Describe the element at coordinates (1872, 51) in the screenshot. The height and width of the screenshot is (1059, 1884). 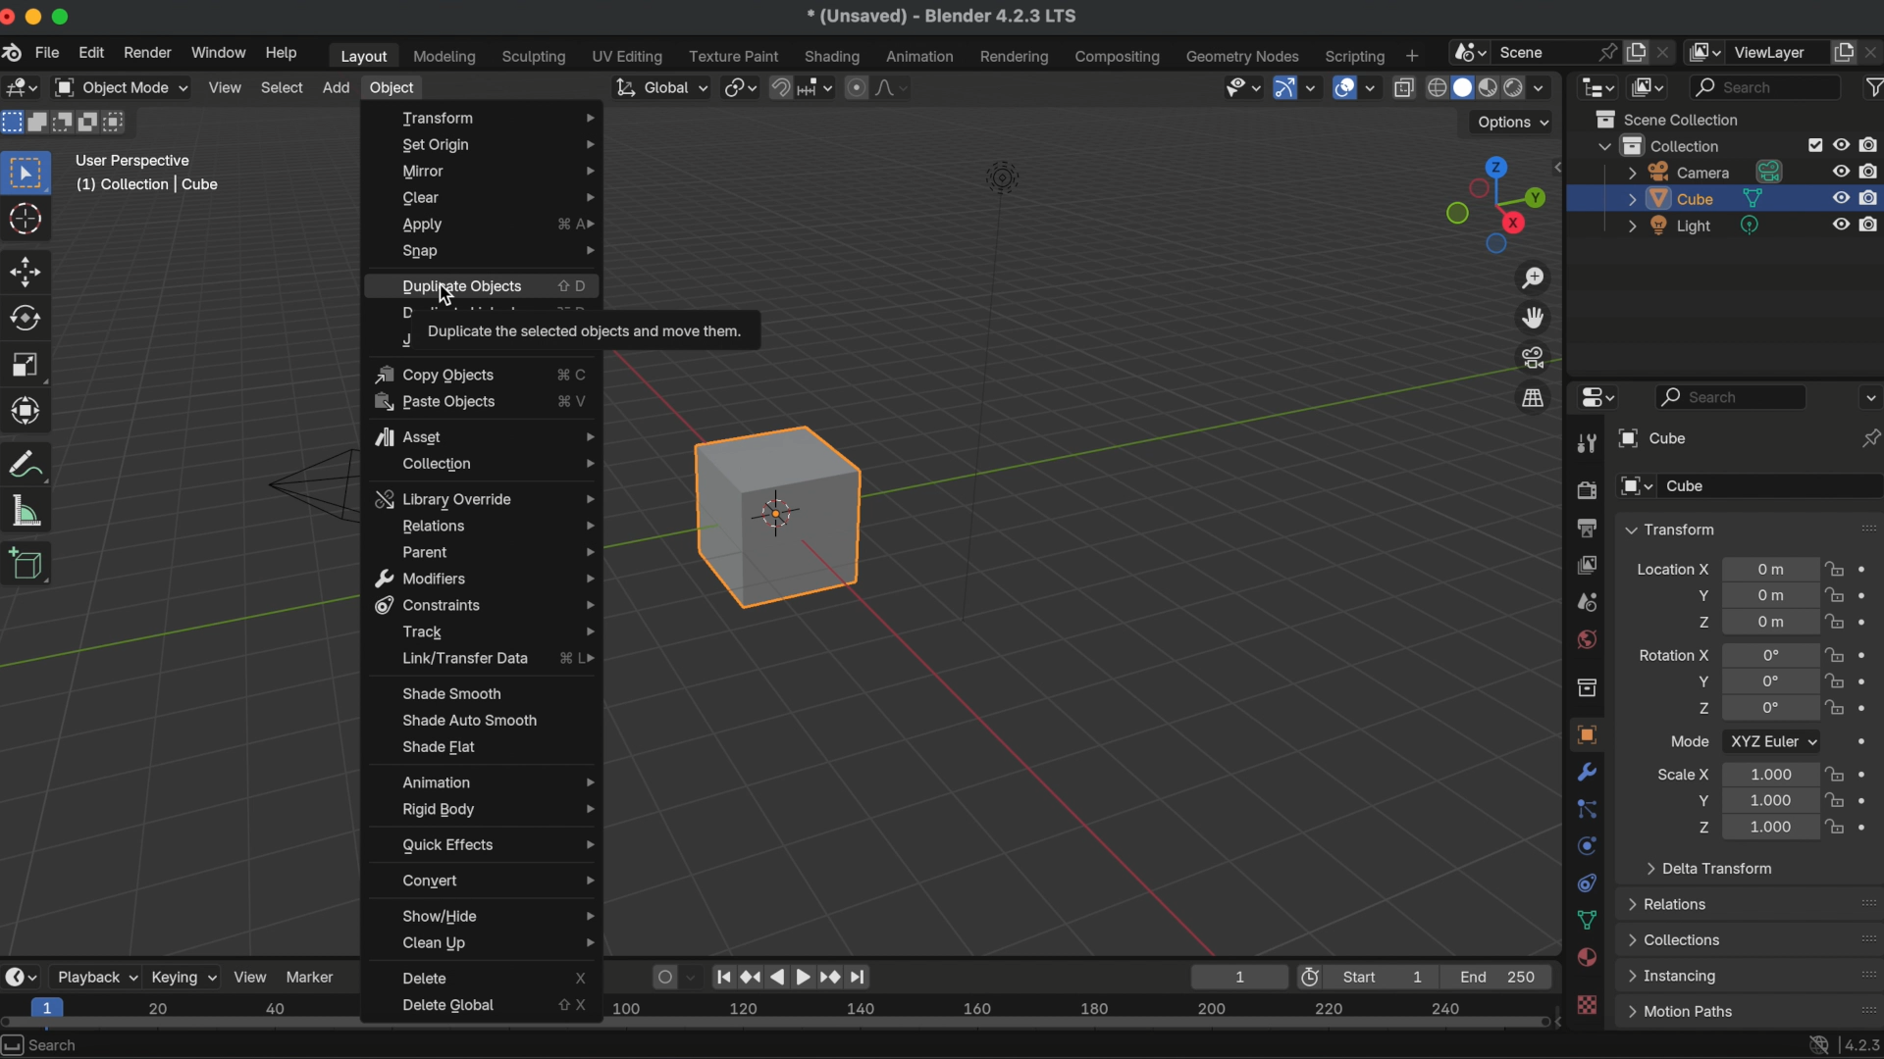
I see `remove view layer` at that location.